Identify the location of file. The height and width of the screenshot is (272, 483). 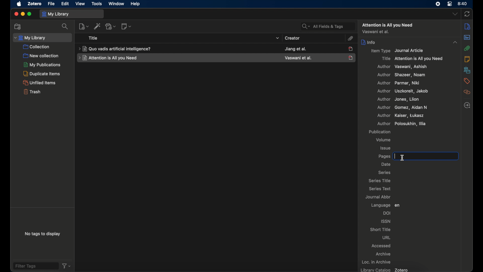
(51, 4).